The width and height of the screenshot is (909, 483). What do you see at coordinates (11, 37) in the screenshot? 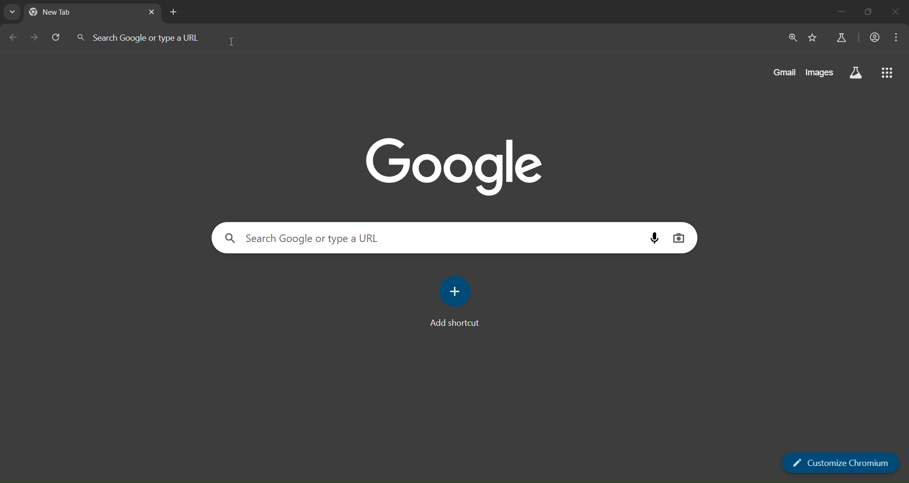
I see `previous page` at bounding box center [11, 37].